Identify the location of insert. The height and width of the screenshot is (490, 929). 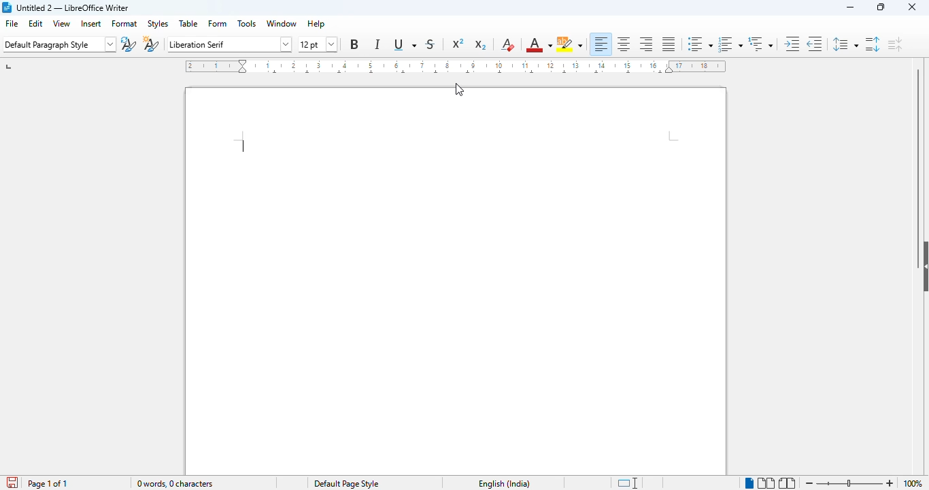
(91, 23).